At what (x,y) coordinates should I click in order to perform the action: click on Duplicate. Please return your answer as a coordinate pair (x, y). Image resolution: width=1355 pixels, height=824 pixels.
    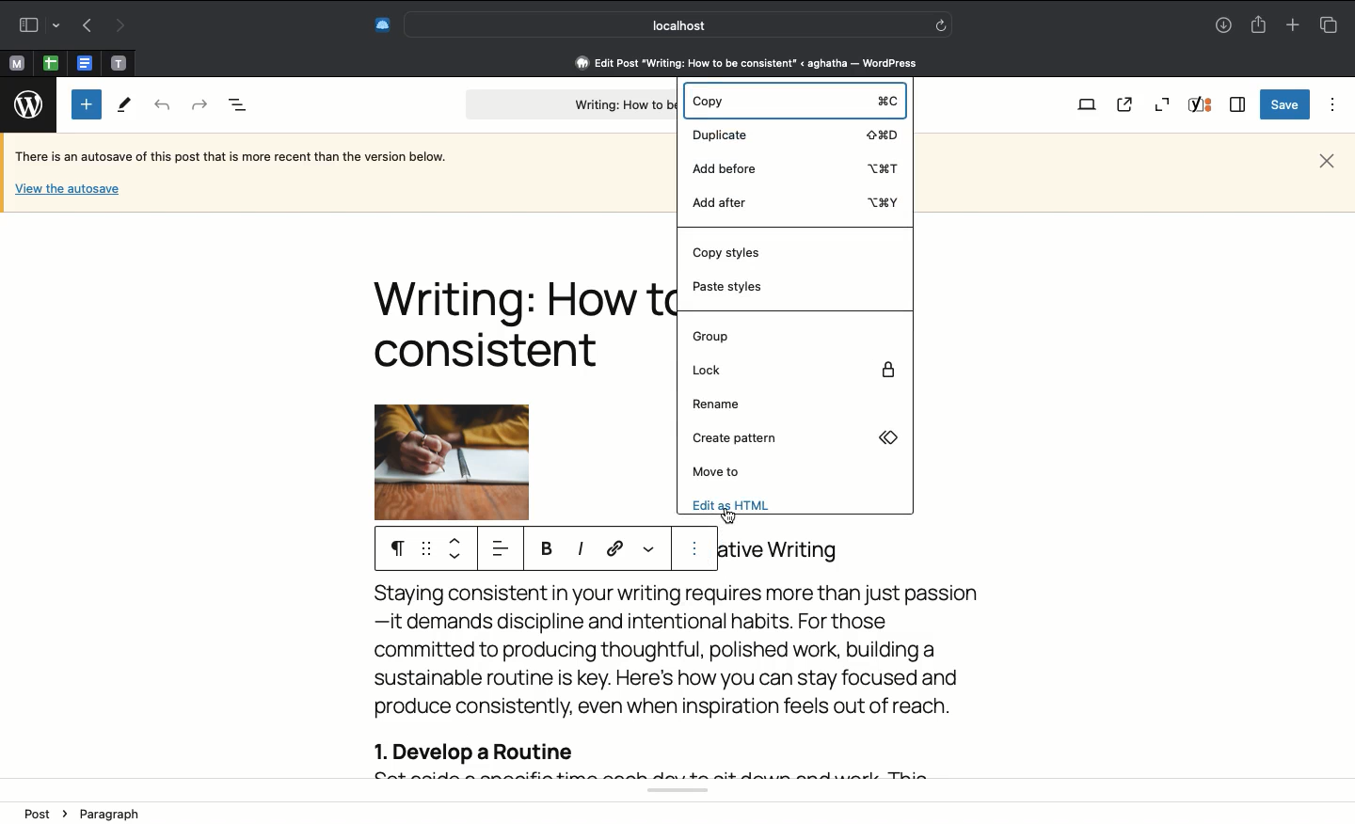
    Looking at the image, I should click on (799, 134).